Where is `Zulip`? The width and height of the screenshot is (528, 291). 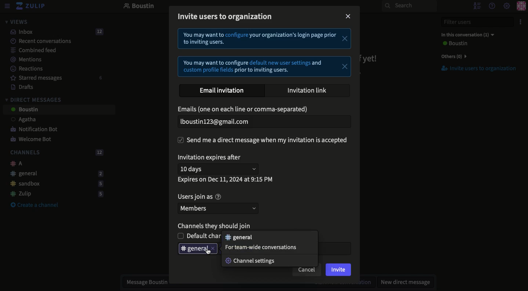
Zulip is located at coordinates (31, 6).